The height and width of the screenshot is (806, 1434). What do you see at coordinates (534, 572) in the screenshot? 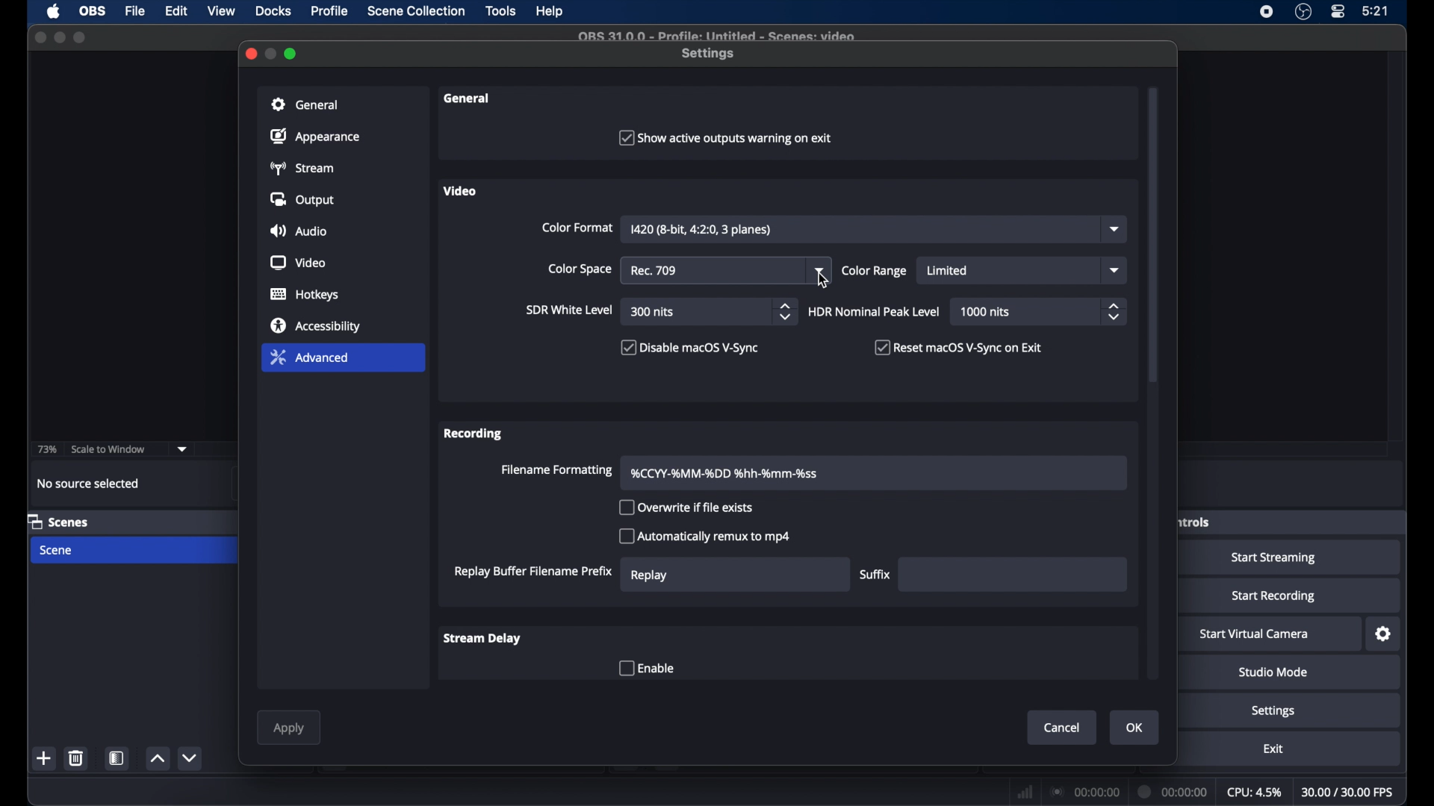
I see `replay buffer filename prefix` at bounding box center [534, 572].